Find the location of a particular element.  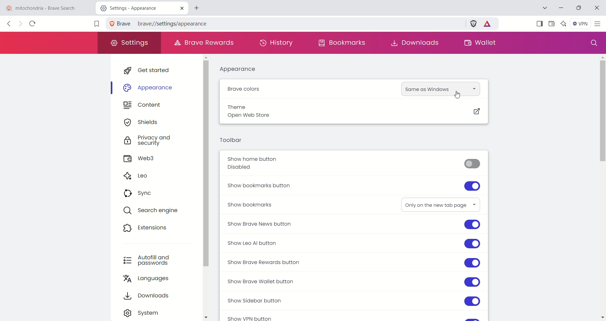

downloads is located at coordinates (417, 42).